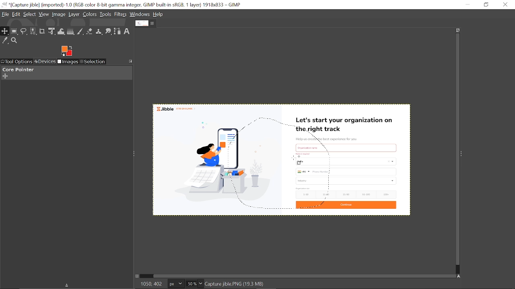 The height and width of the screenshot is (289, 515). I want to click on Close, so click(506, 4).